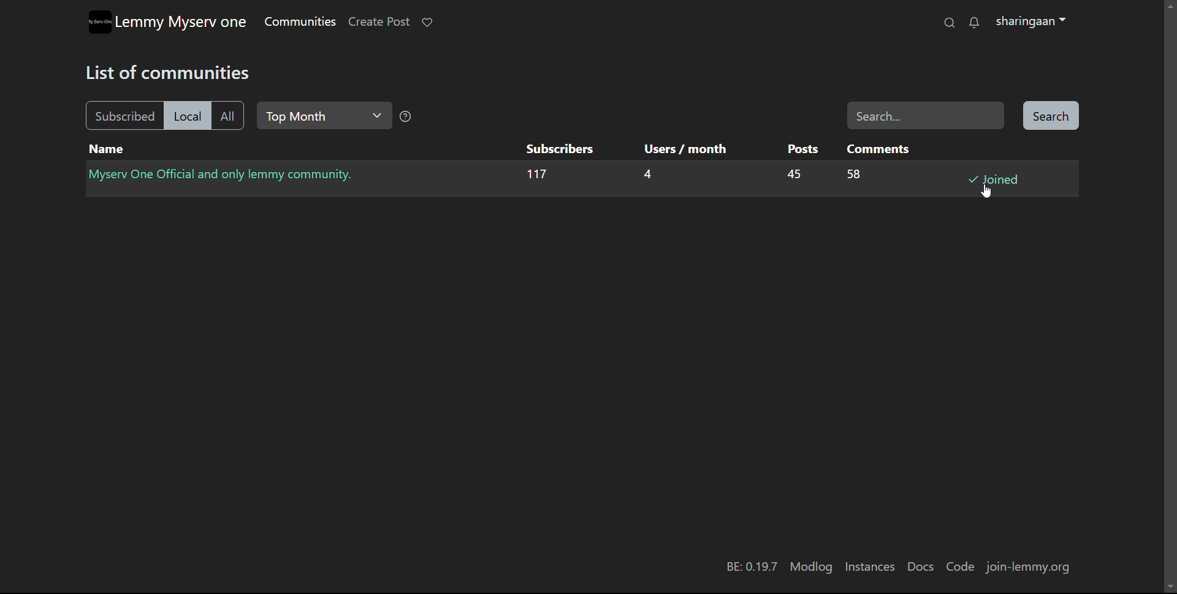 The image size is (1177, 594). What do you see at coordinates (852, 176) in the screenshot?
I see `58` at bounding box center [852, 176].